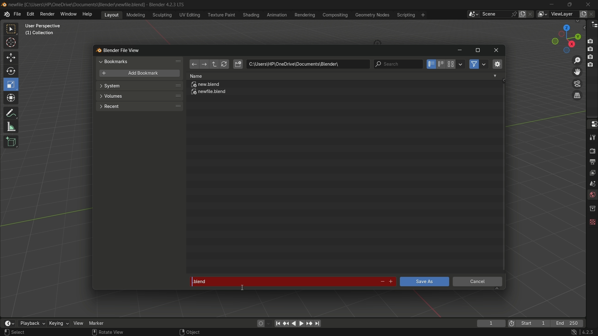 The height and width of the screenshot is (336, 598). I want to click on Rotate View, so click(108, 332).